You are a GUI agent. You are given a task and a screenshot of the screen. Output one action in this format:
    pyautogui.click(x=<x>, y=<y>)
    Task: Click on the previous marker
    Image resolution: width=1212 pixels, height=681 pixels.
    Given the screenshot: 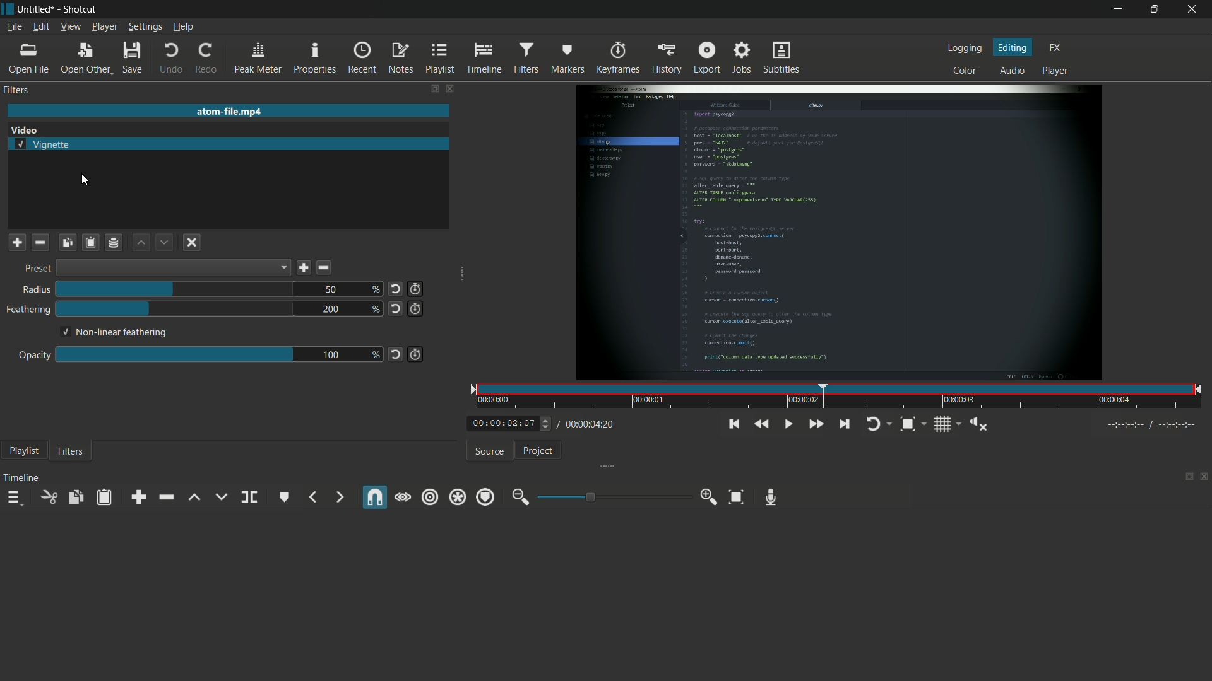 What is the action you would take?
    pyautogui.click(x=312, y=497)
    